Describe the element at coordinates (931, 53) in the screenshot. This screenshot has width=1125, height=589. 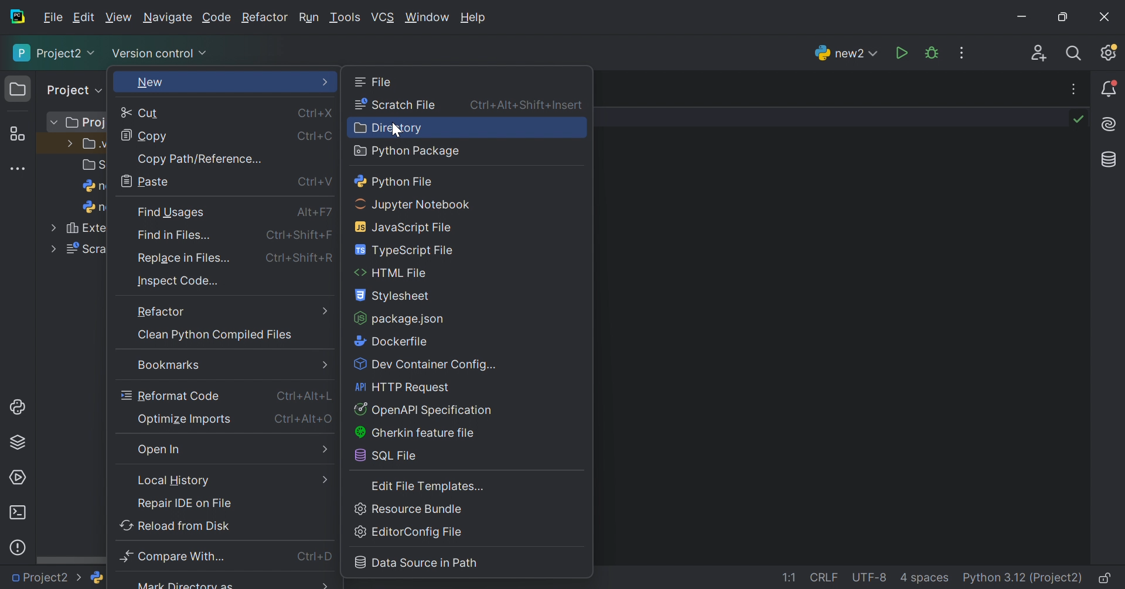
I see `Debug` at that location.